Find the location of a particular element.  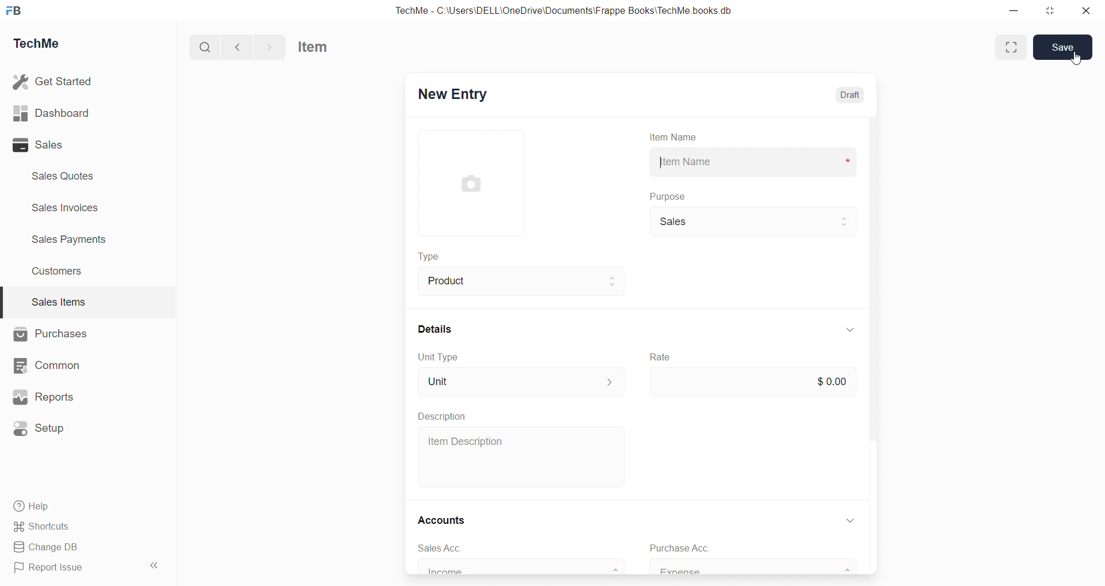

image is located at coordinates (470, 183).